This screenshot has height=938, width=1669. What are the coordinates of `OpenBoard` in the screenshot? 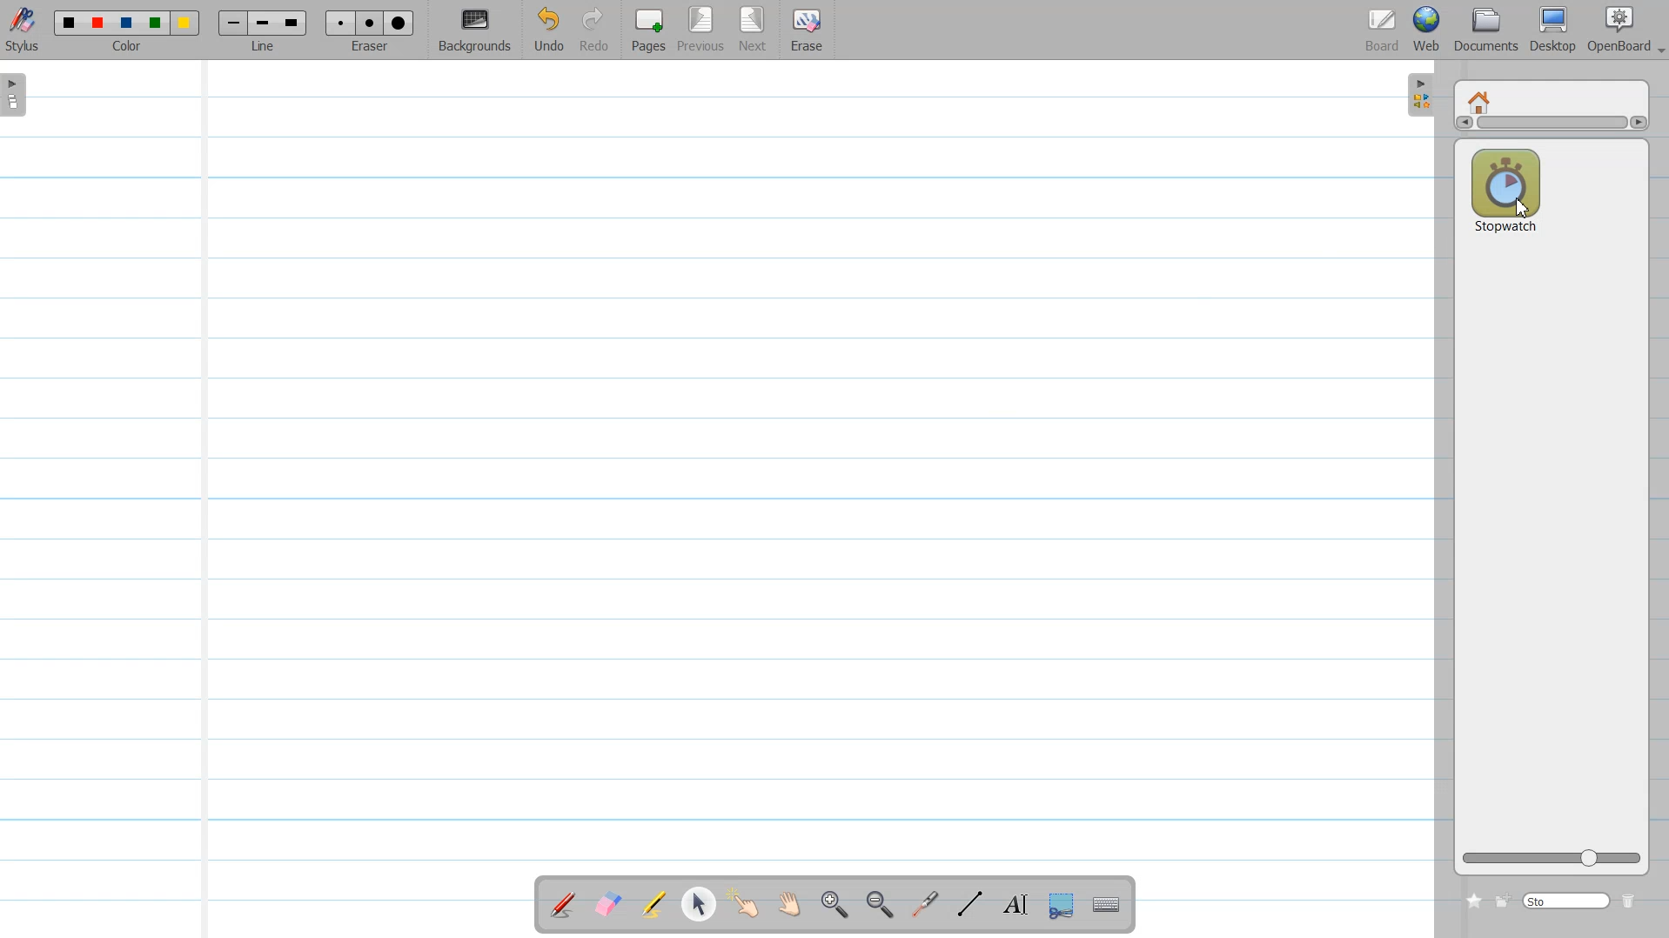 It's located at (1612, 30).